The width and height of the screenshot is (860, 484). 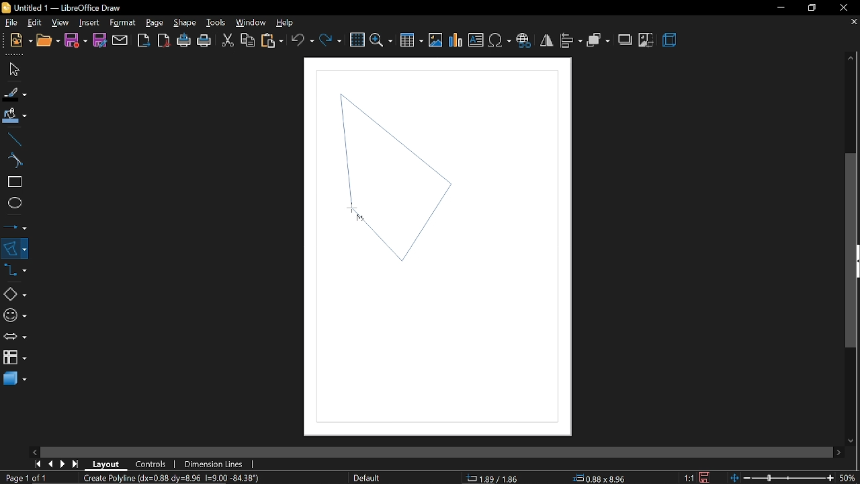 What do you see at coordinates (106, 463) in the screenshot?
I see `layout` at bounding box center [106, 463].